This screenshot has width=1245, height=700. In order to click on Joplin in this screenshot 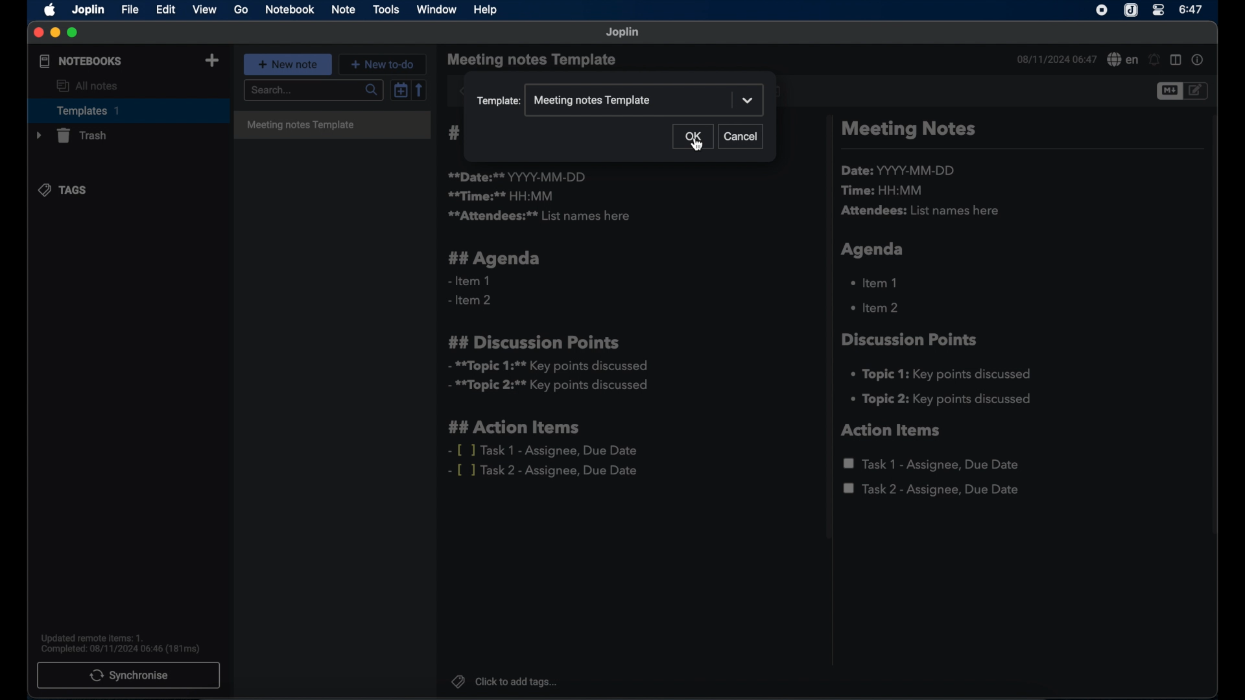, I will do `click(88, 9)`.